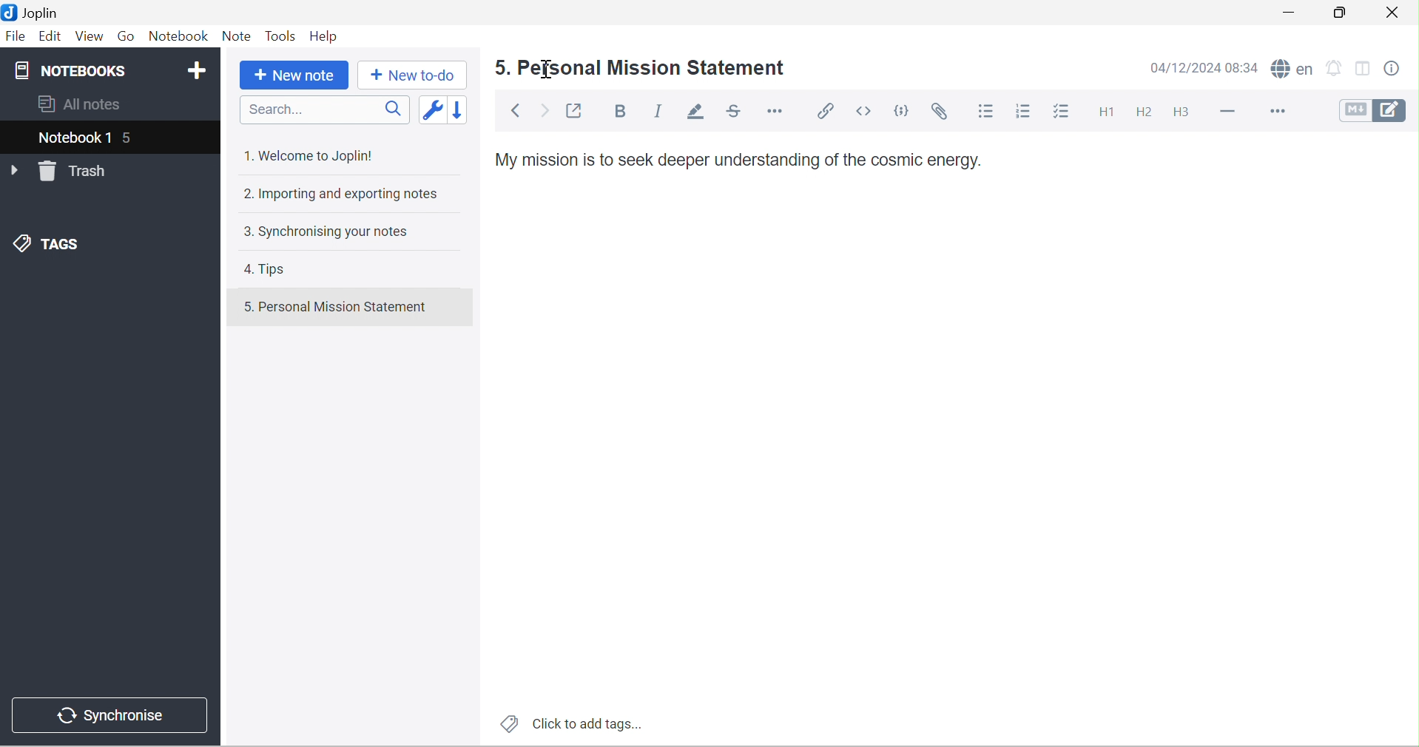 This screenshot has width=1419, height=747. I want to click on All notes, so click(83, 105).